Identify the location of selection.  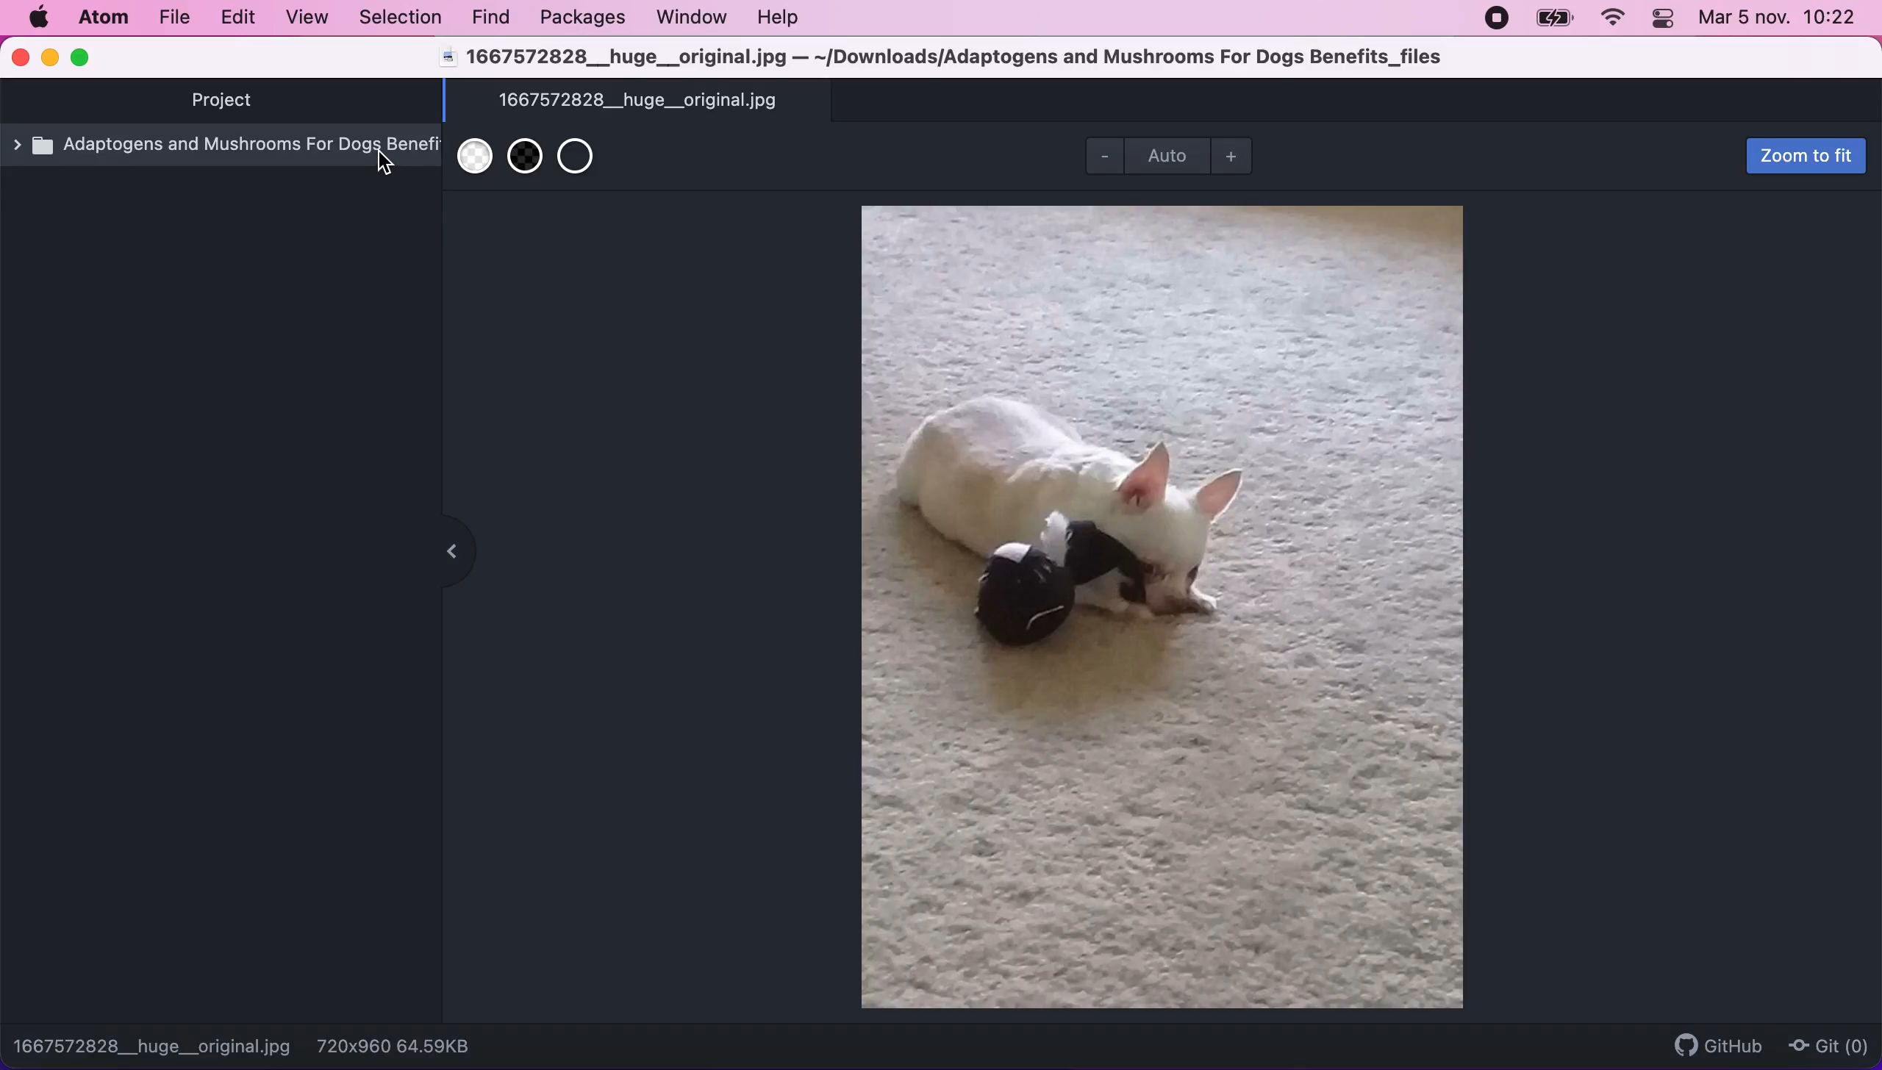
(398, 18).